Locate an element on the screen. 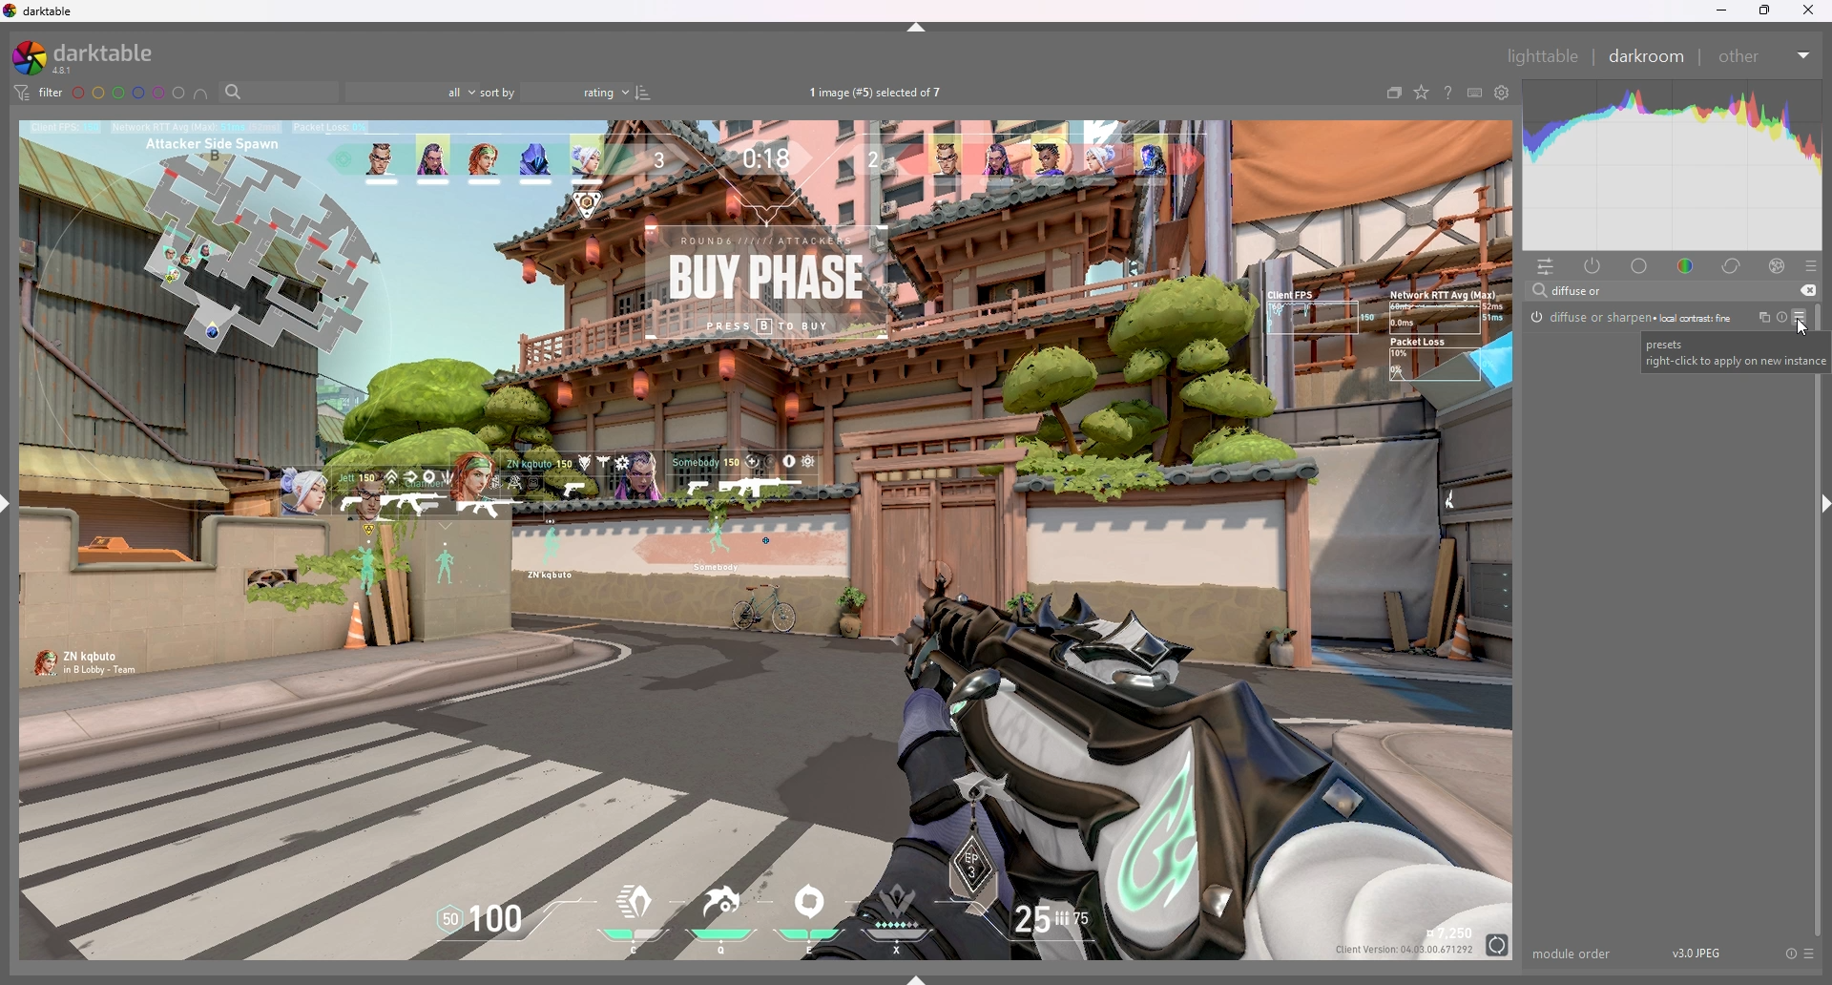  reset is located at coordinates (1780, 318).